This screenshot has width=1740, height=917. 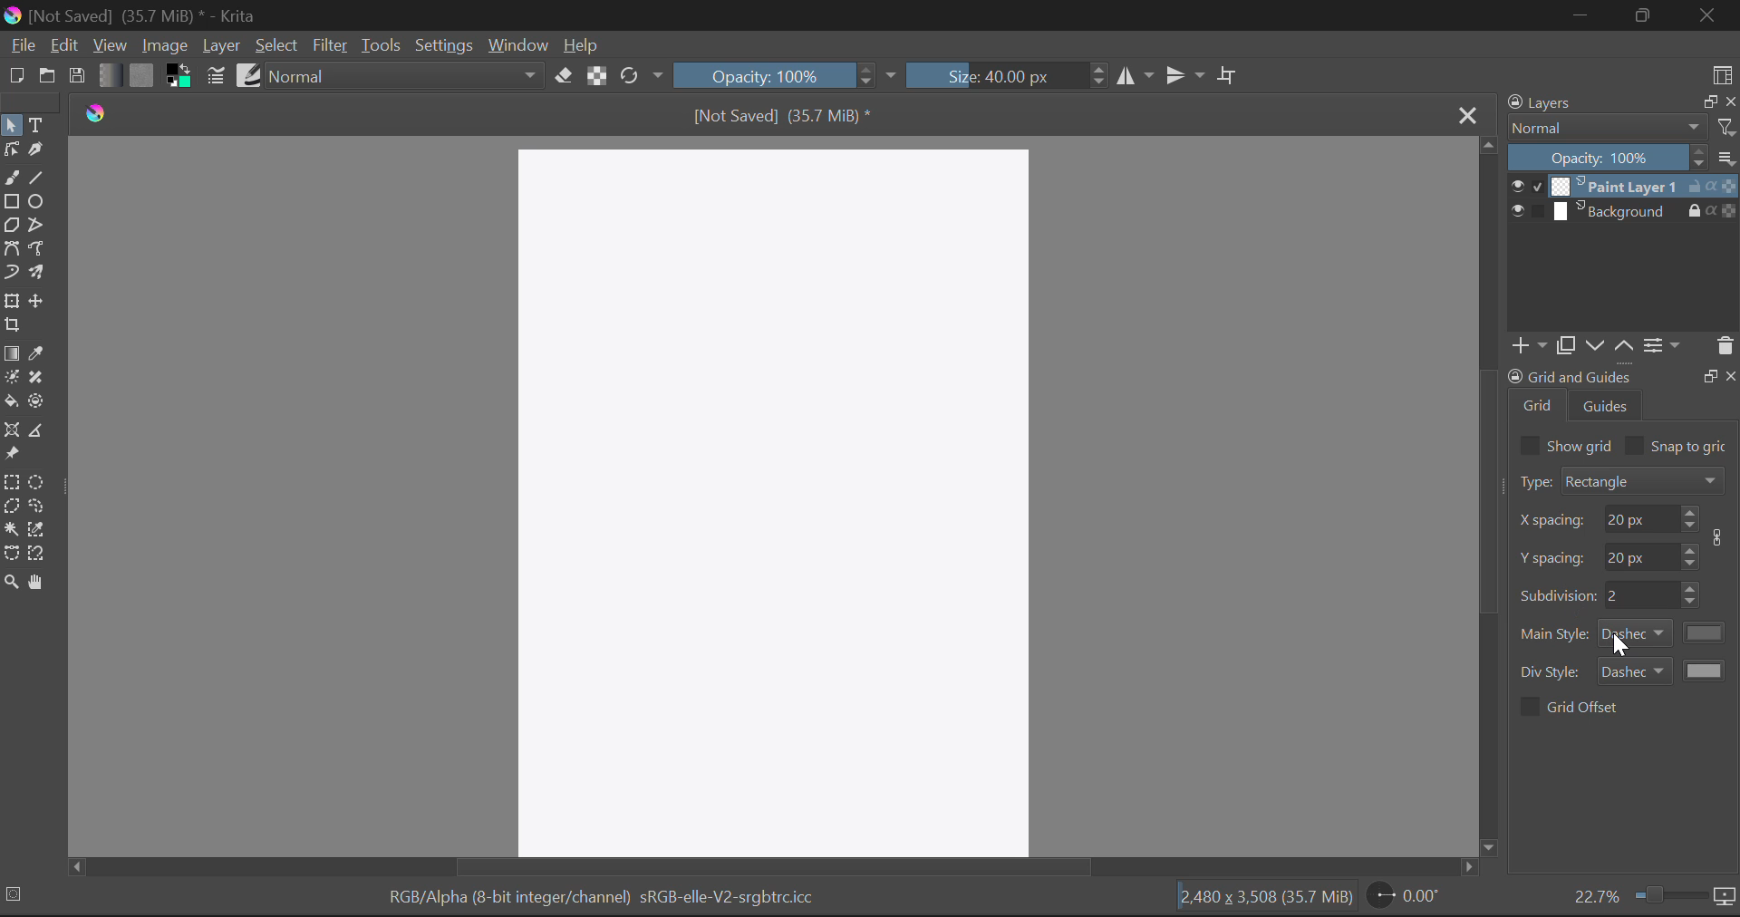 I want to click on Eraser, so click(x=564, y=76).